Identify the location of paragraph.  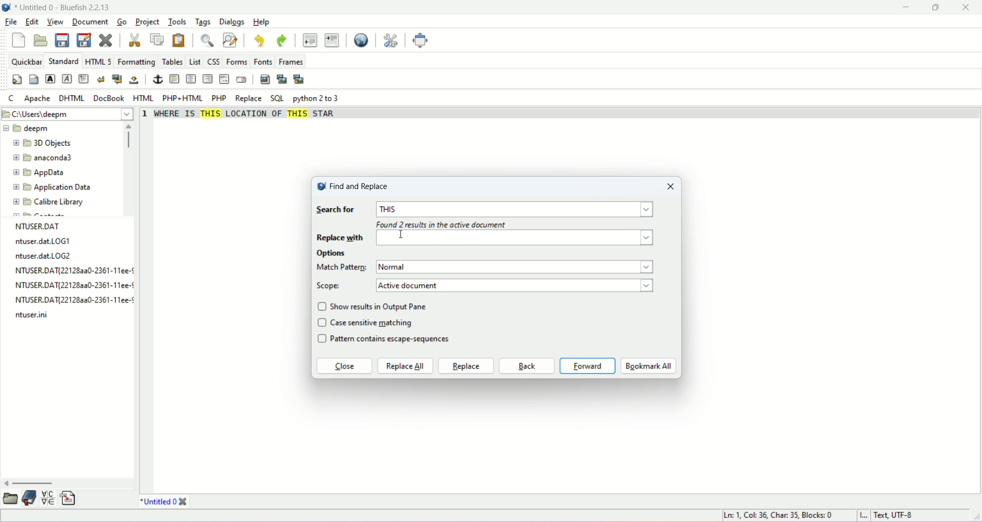
(84, 79).